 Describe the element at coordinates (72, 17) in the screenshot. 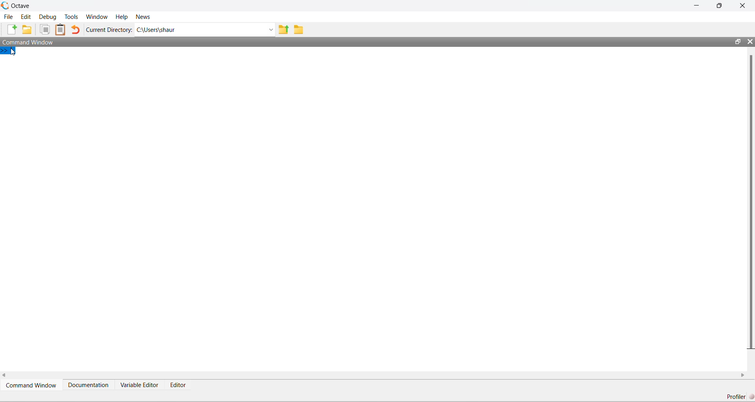

I see `Tools` at that location.